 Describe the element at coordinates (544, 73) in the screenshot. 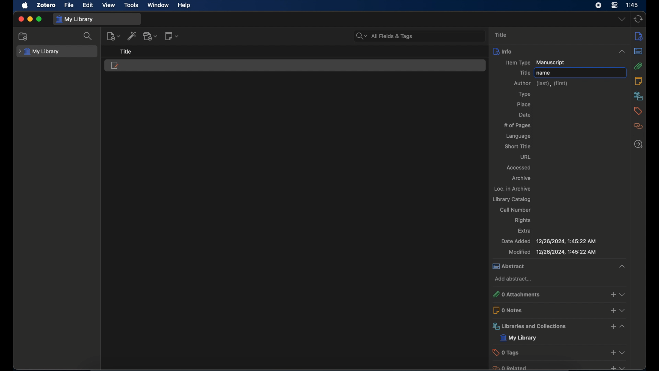

I see `name` at that location.